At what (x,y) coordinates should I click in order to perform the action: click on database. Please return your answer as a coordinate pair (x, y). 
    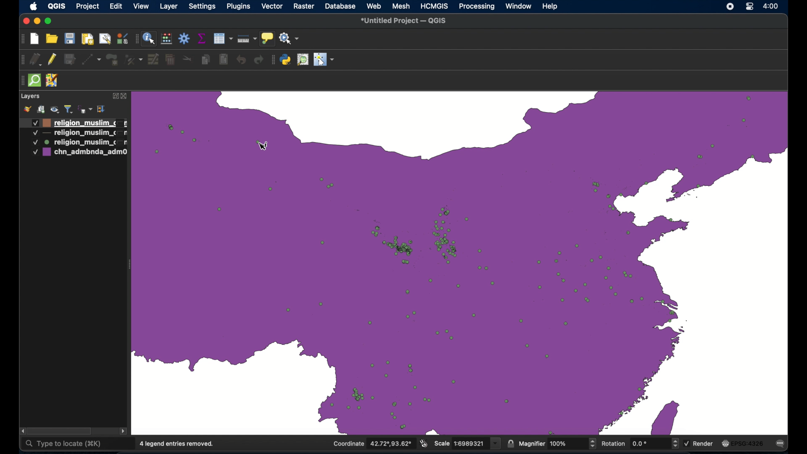
    Looking at the image, I should click on (340, 6).